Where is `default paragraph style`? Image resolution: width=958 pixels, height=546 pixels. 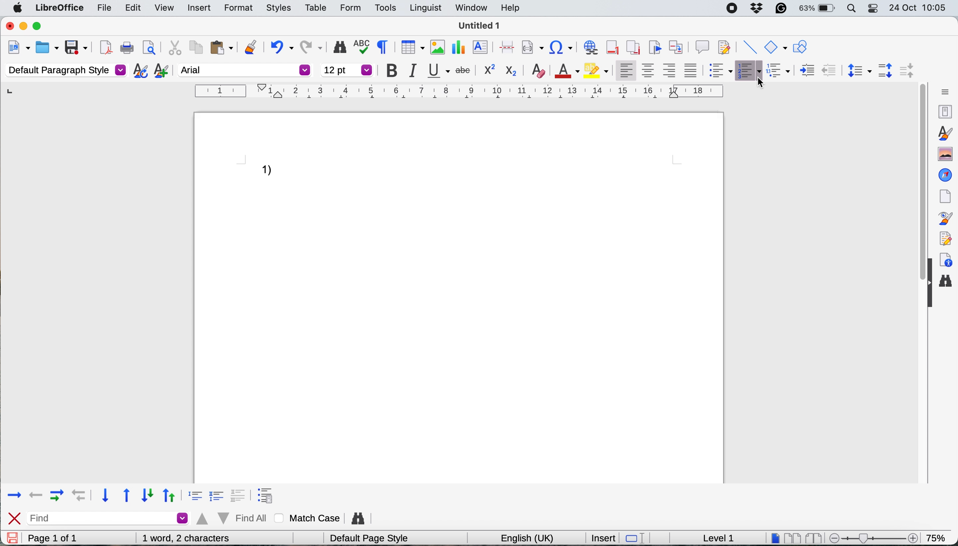 default paragraph style is located at coordinates (66, 70).